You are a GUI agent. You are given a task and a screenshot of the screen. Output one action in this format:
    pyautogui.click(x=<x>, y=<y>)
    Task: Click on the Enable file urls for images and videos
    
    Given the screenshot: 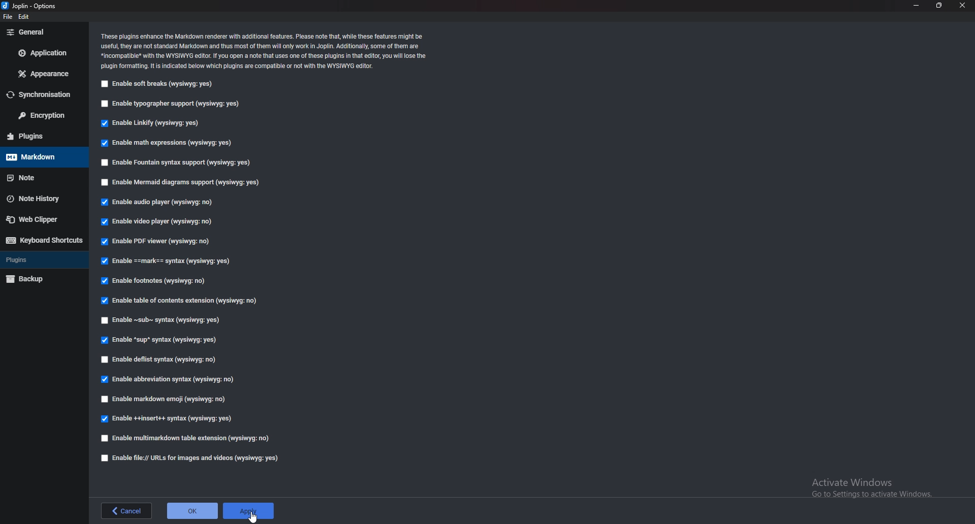 What is the action you would take?
    pyautogui.click(x=188, y=458)
    